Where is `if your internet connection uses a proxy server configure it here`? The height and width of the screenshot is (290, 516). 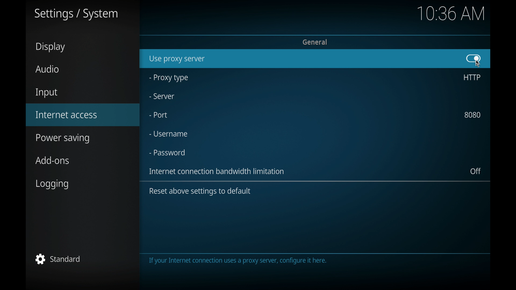 if your internet connection uses a proxy server configure it here is located at coordinates (311, 265).